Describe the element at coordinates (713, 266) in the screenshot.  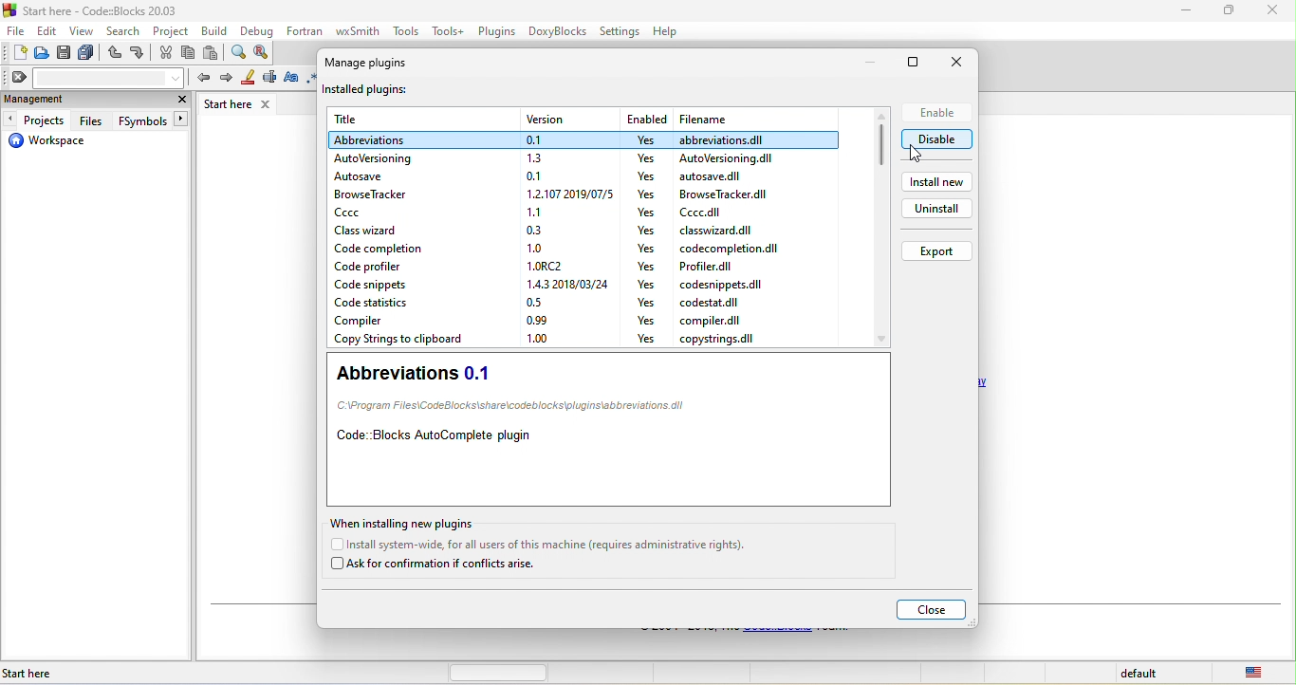
I see `file` at that location.